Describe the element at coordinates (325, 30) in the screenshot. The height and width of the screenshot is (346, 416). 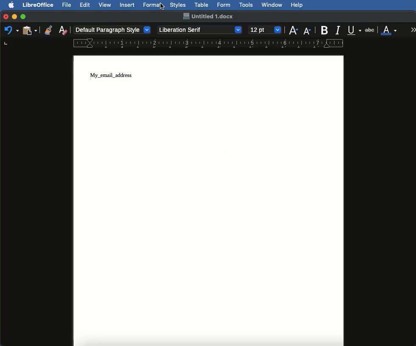
I see `Bold` at that location.